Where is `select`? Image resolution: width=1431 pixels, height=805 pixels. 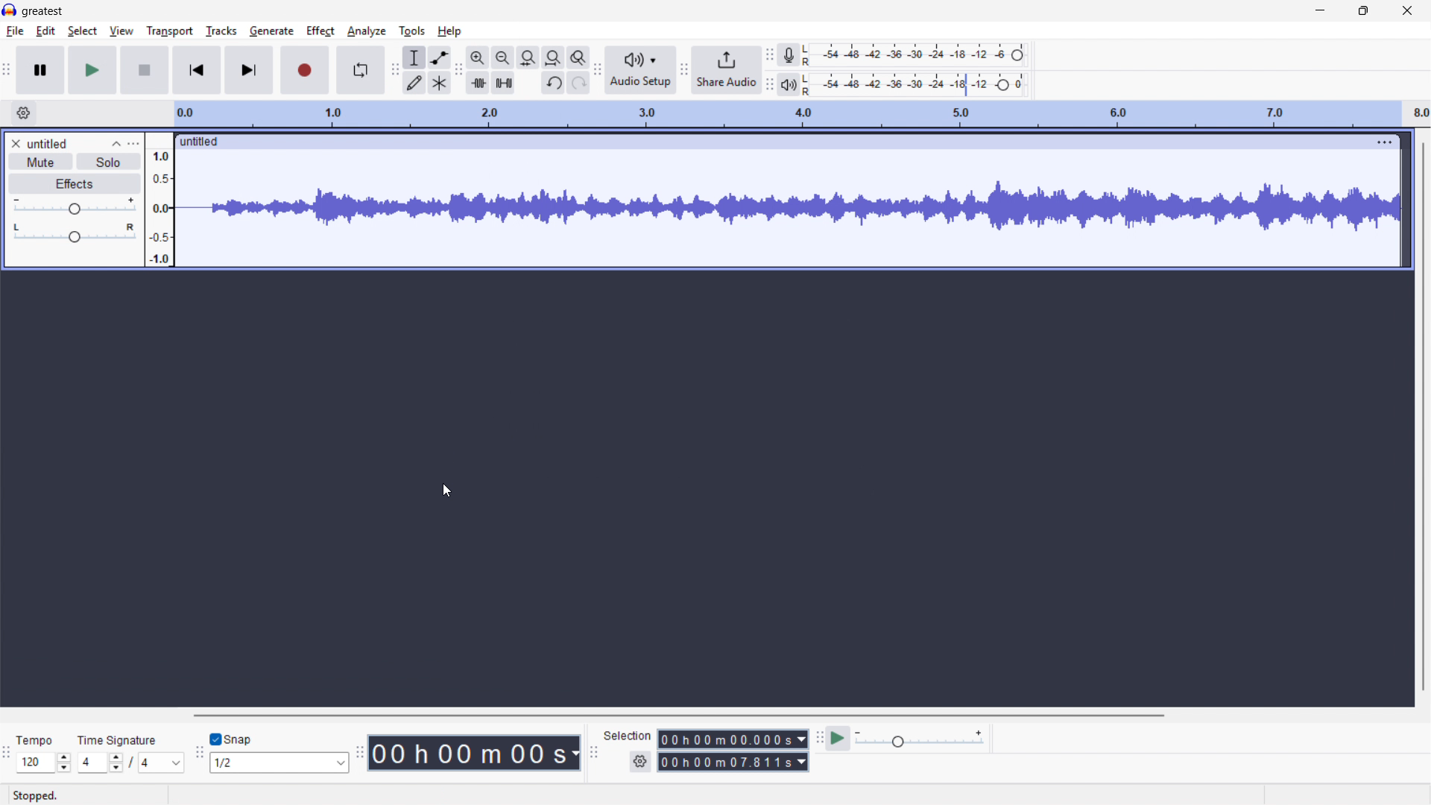
select is located at coordinates (82, 31).